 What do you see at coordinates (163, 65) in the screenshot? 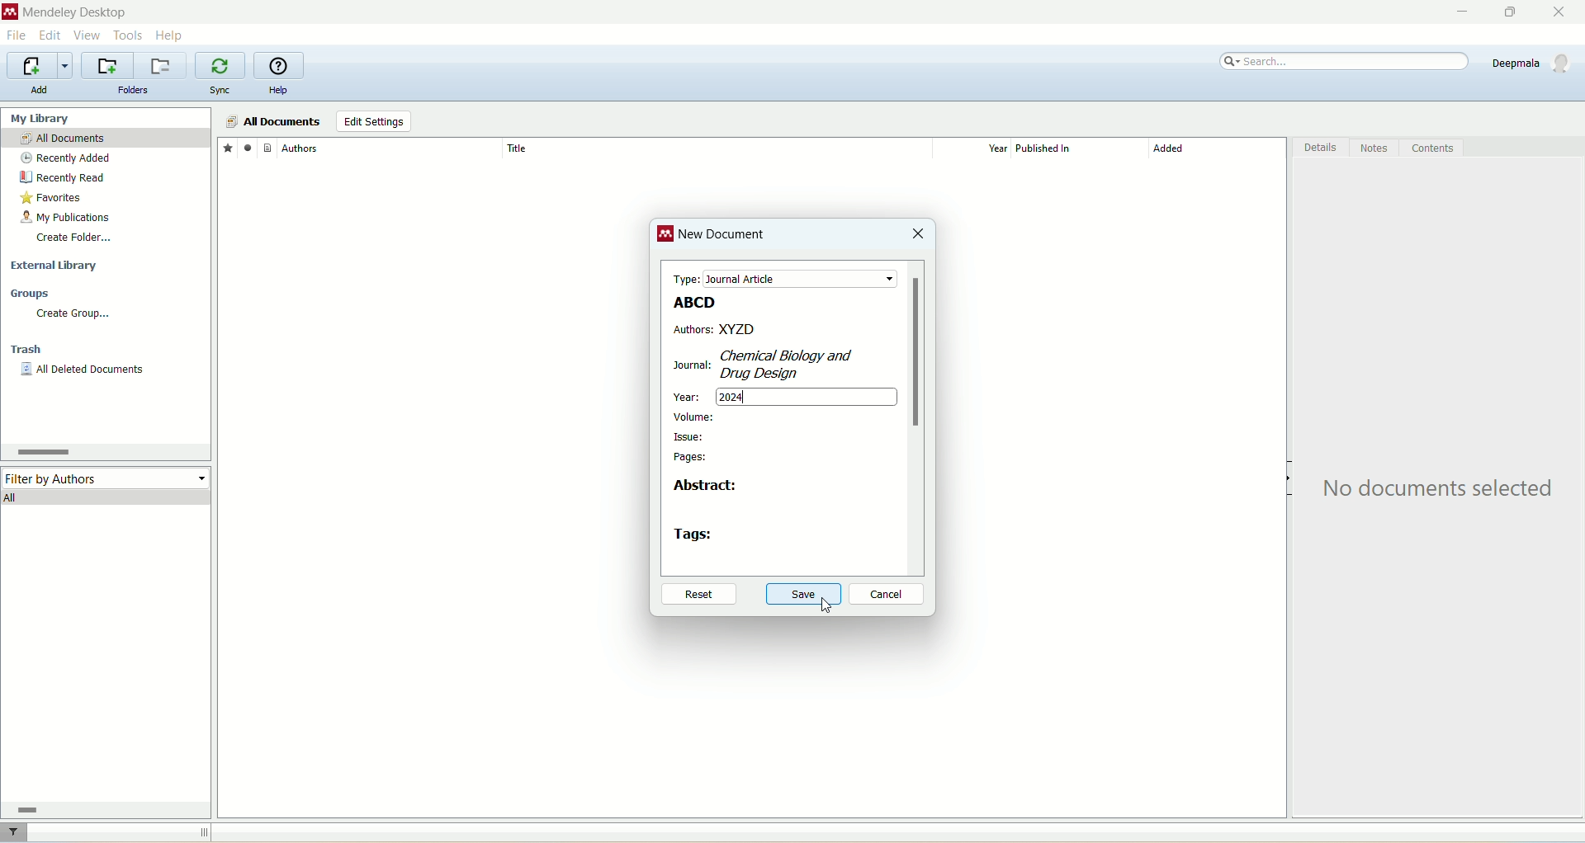
I see `remove current folder` at bounding box center [163, 65].